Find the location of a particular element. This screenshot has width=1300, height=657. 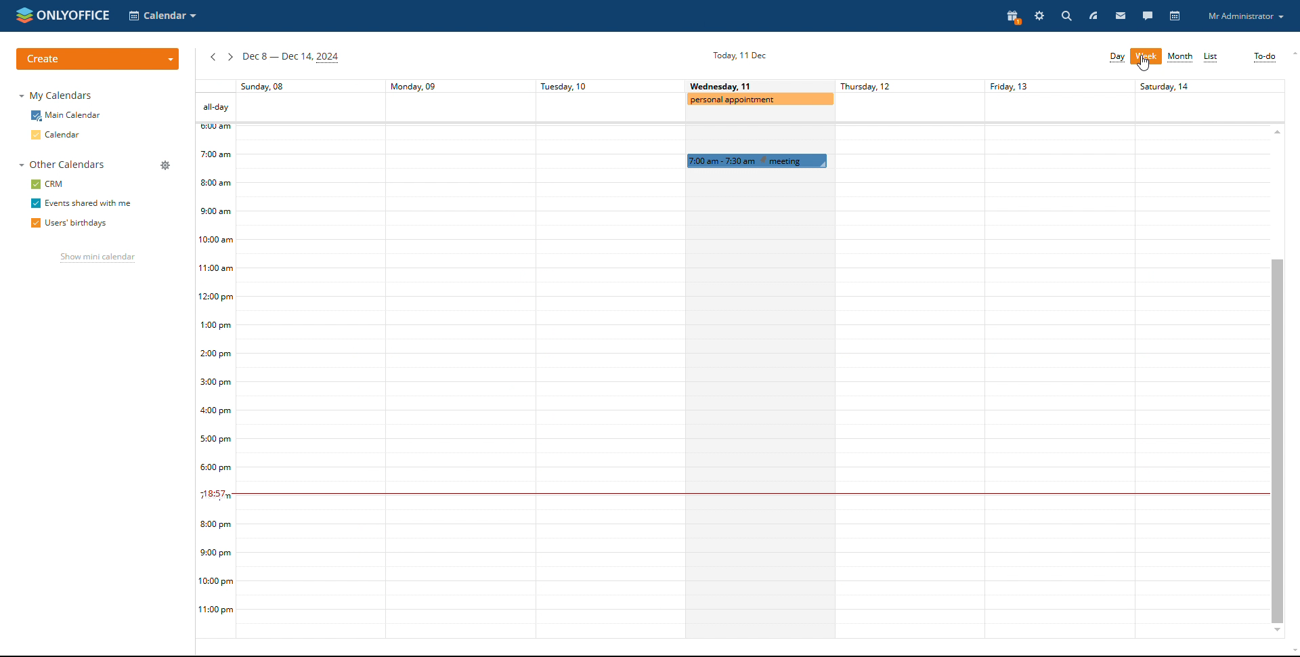

days is located at coordinates (739, 87).